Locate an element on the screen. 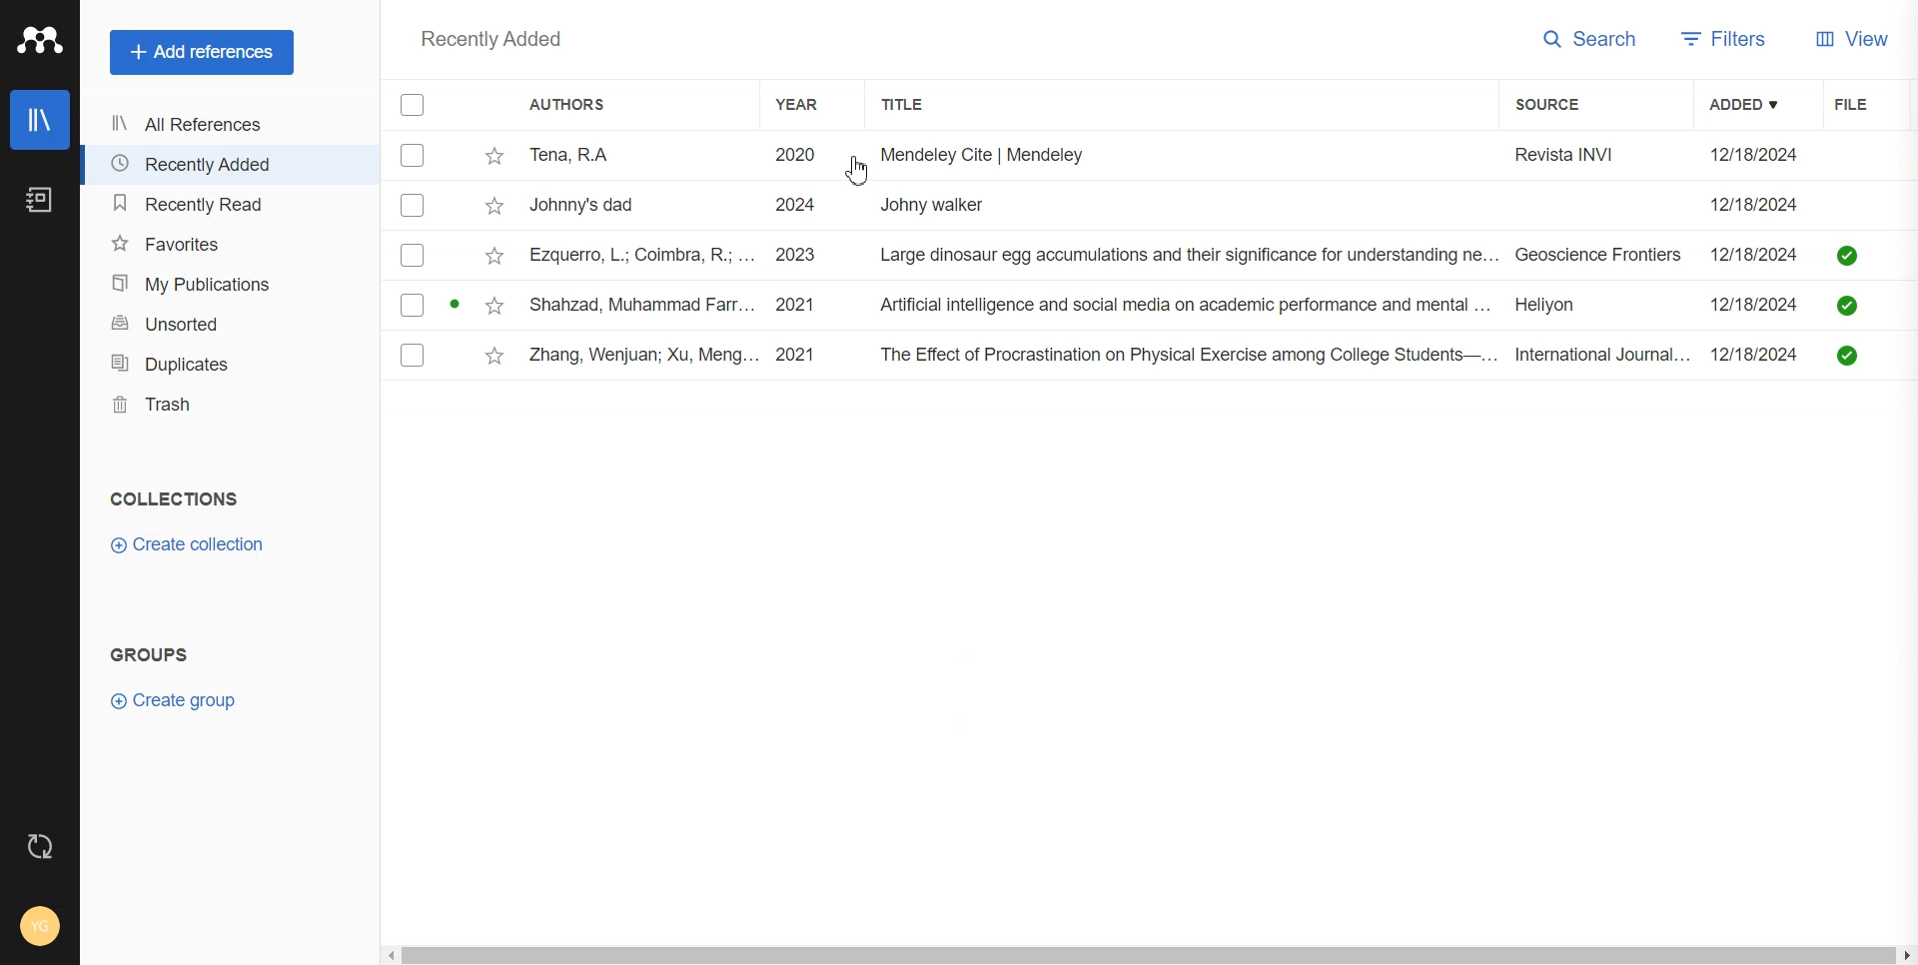 The width and height of the screenshot is (1918, 965). Unsorted is located at coordinates (231, 324).